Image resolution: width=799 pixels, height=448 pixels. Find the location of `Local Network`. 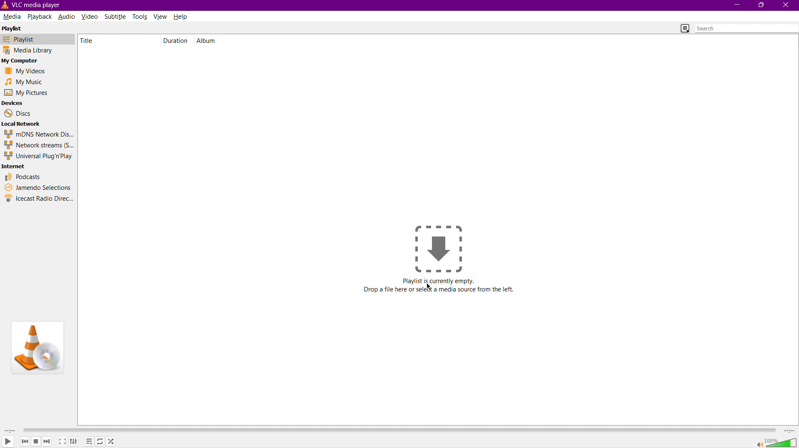

Local Network is located at coordinates (22, 124).